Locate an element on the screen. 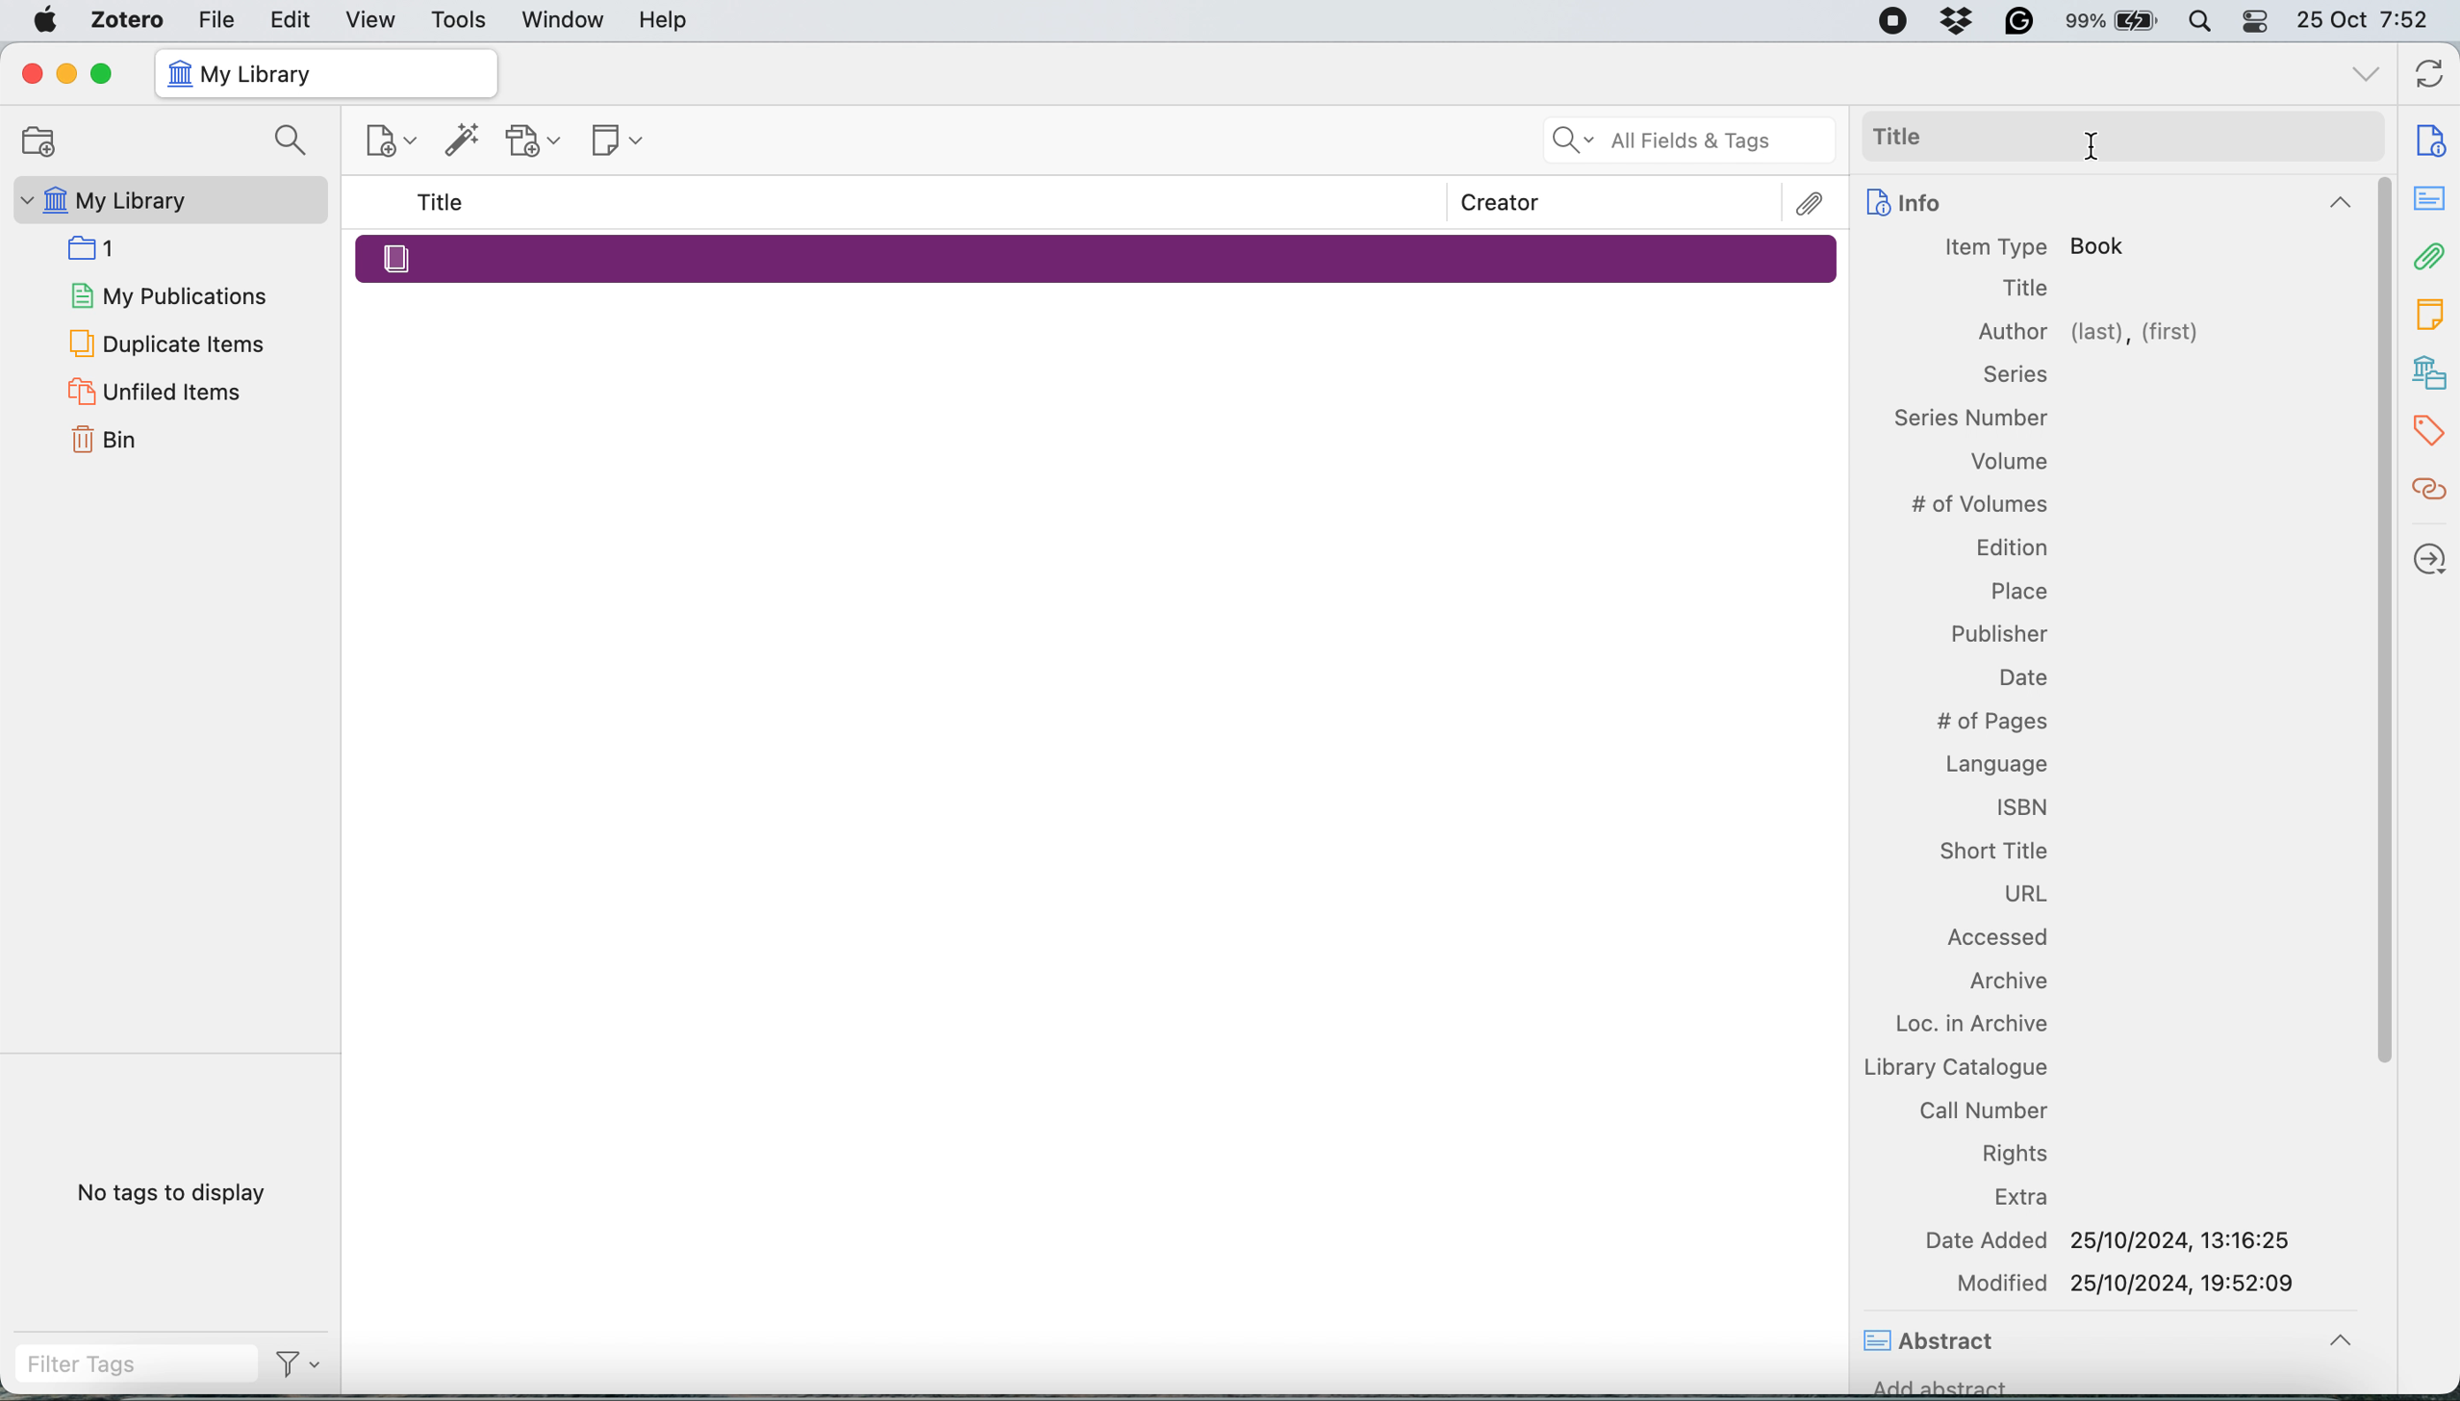  File is located at coordinates (216, 18).